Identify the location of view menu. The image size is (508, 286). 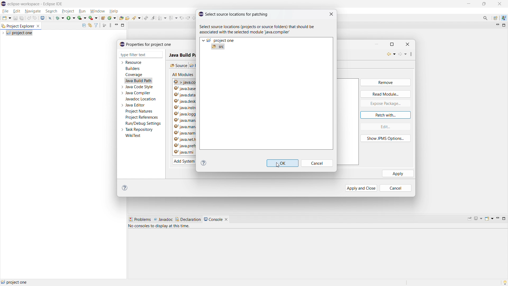
(110, 25).